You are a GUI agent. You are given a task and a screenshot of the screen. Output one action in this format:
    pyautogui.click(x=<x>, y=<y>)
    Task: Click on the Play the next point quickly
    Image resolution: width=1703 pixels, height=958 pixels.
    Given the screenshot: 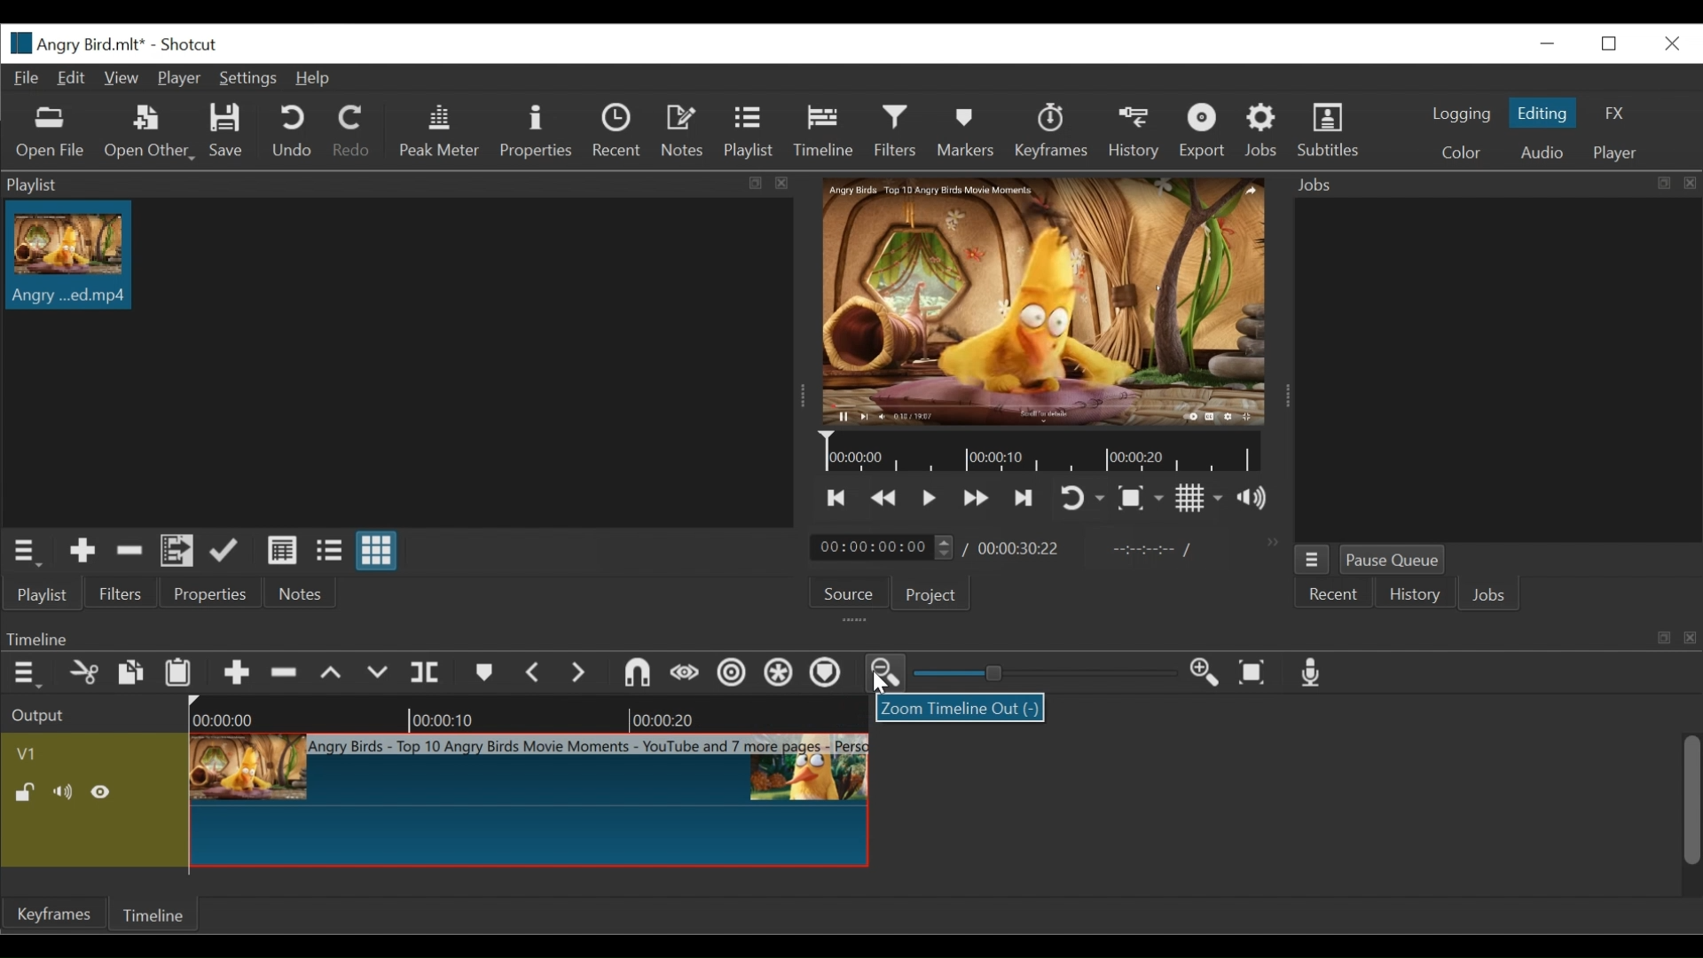 What is the action you would take?
    pyautogui.click(x=1025, y=498)
    